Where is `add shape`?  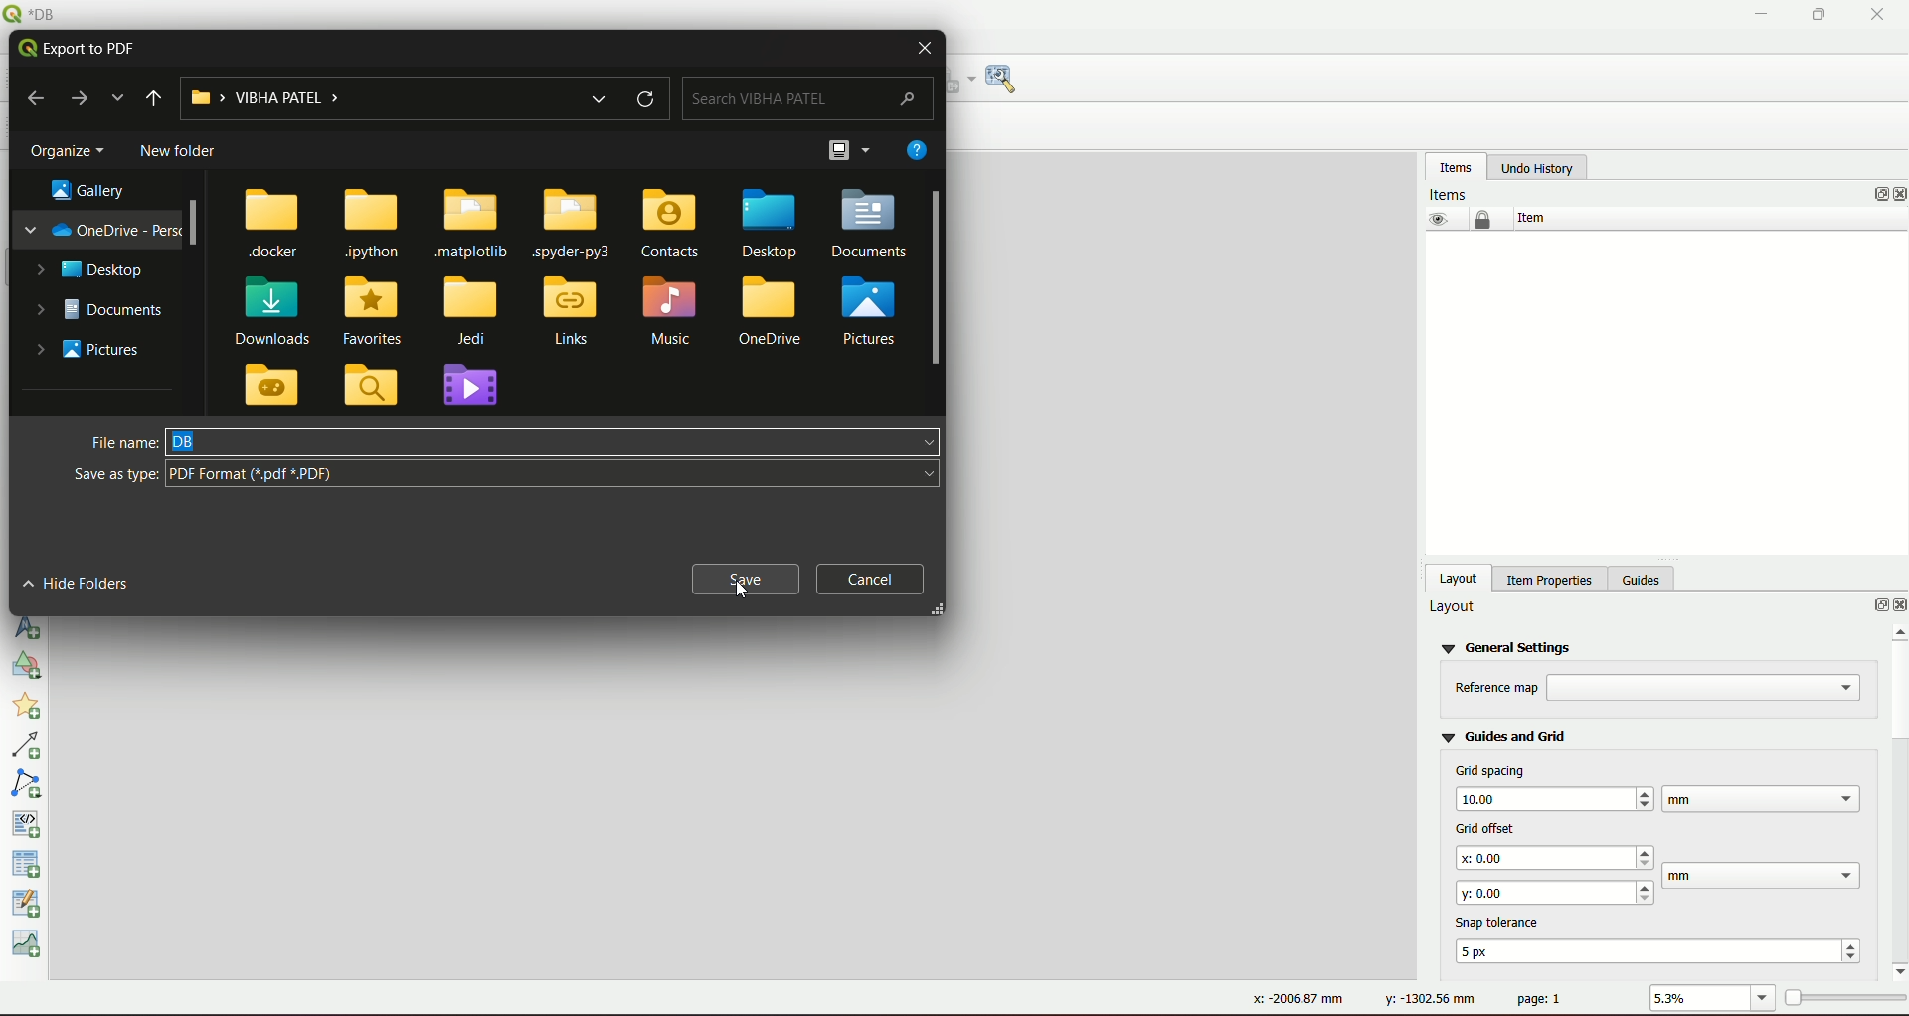
add shape is located at coordinates (24, 669).